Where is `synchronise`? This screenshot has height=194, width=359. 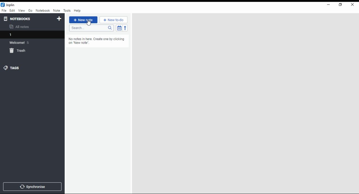 synchronise is located at coordinates (32, 187).